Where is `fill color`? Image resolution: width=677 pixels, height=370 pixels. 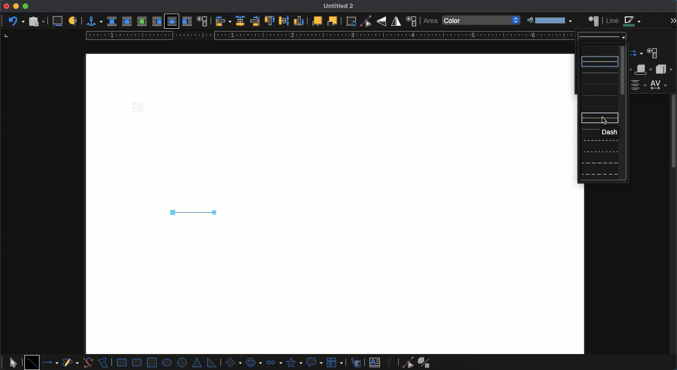 fill color is located at coordinates (549, 21).